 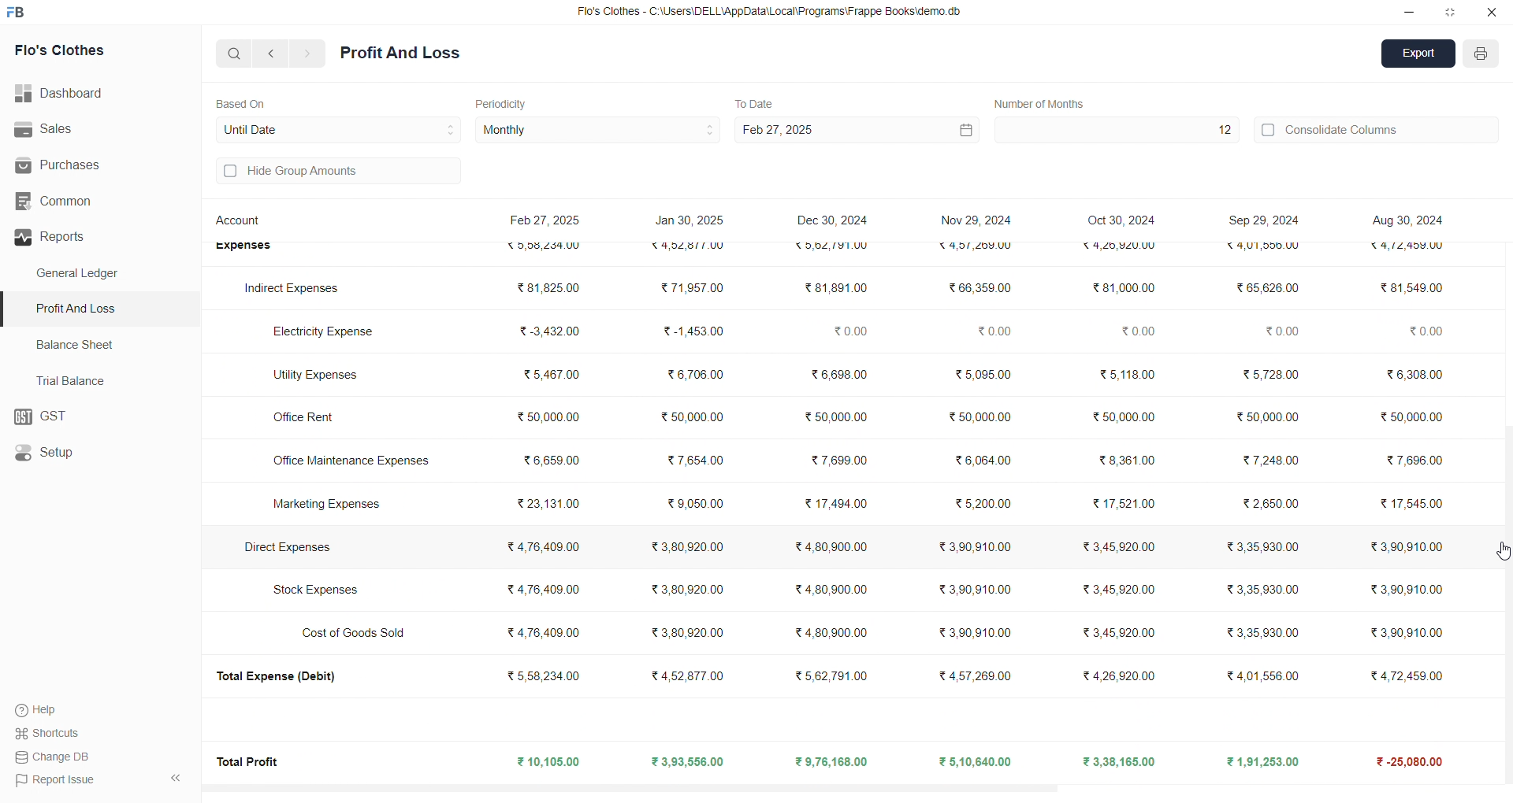 I want to click on Export, so click(x=1419, y=55).